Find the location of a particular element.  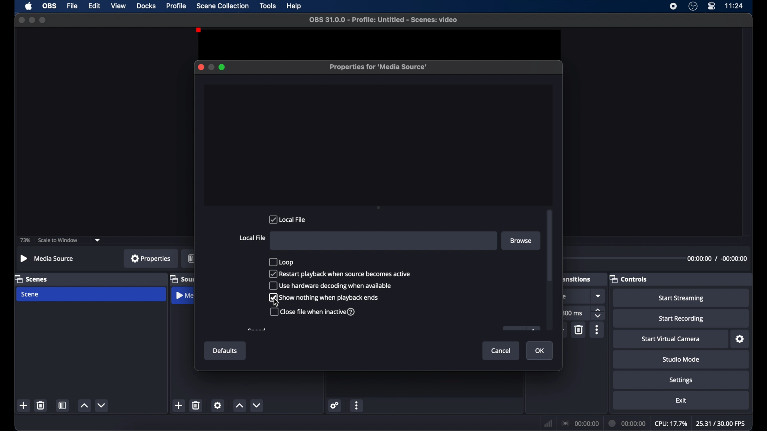

obs is located at coordinates (50, 6).